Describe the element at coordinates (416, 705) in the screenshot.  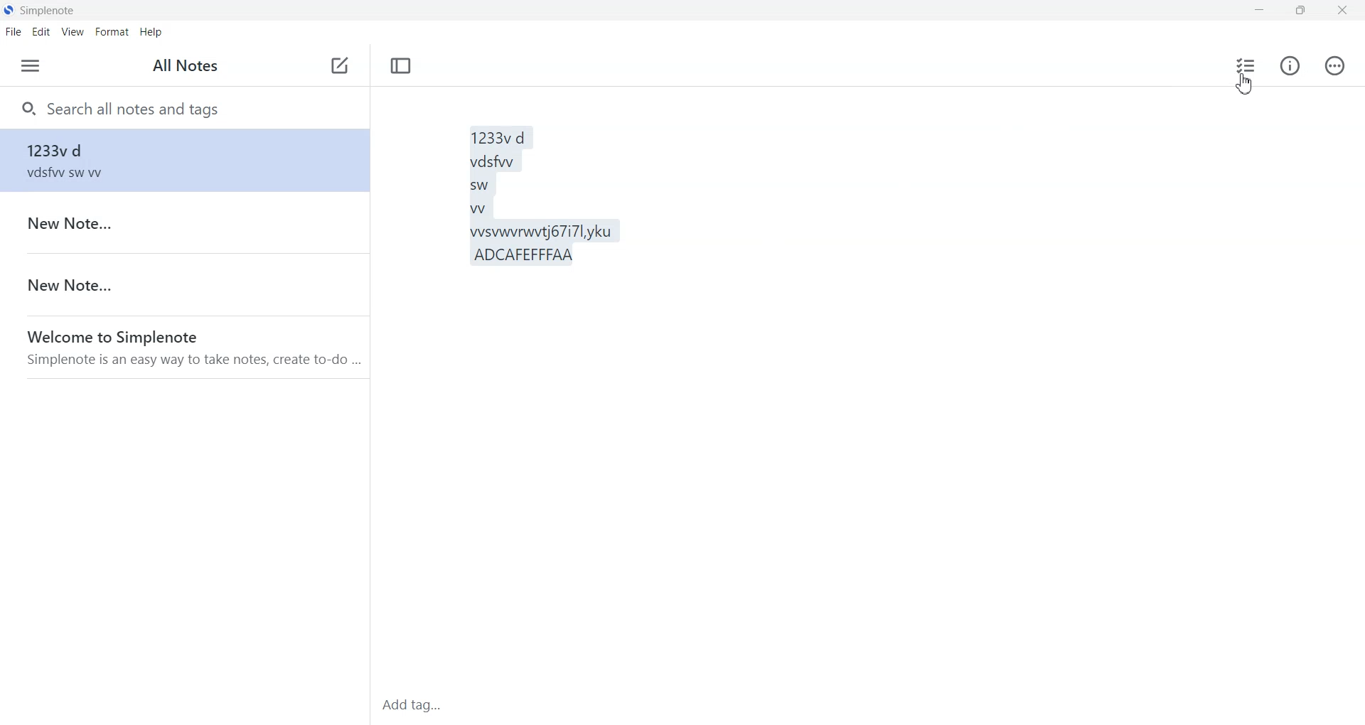
I see `Add tag` at that location.